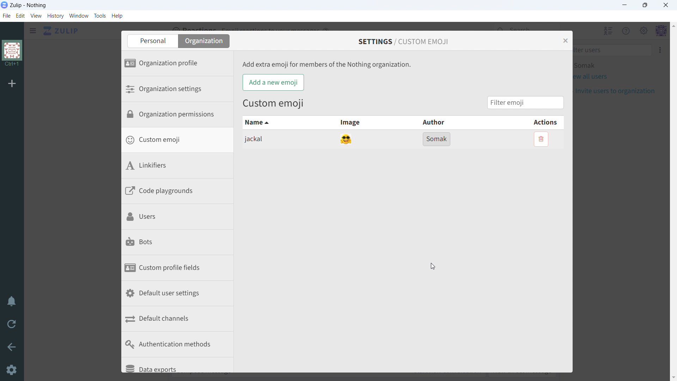 This screenshot has width=677, height=381. What do you see at coordinates (33, 31) in the screenshot?
I see `open sidebar menu` at bounding box center [33, 31].